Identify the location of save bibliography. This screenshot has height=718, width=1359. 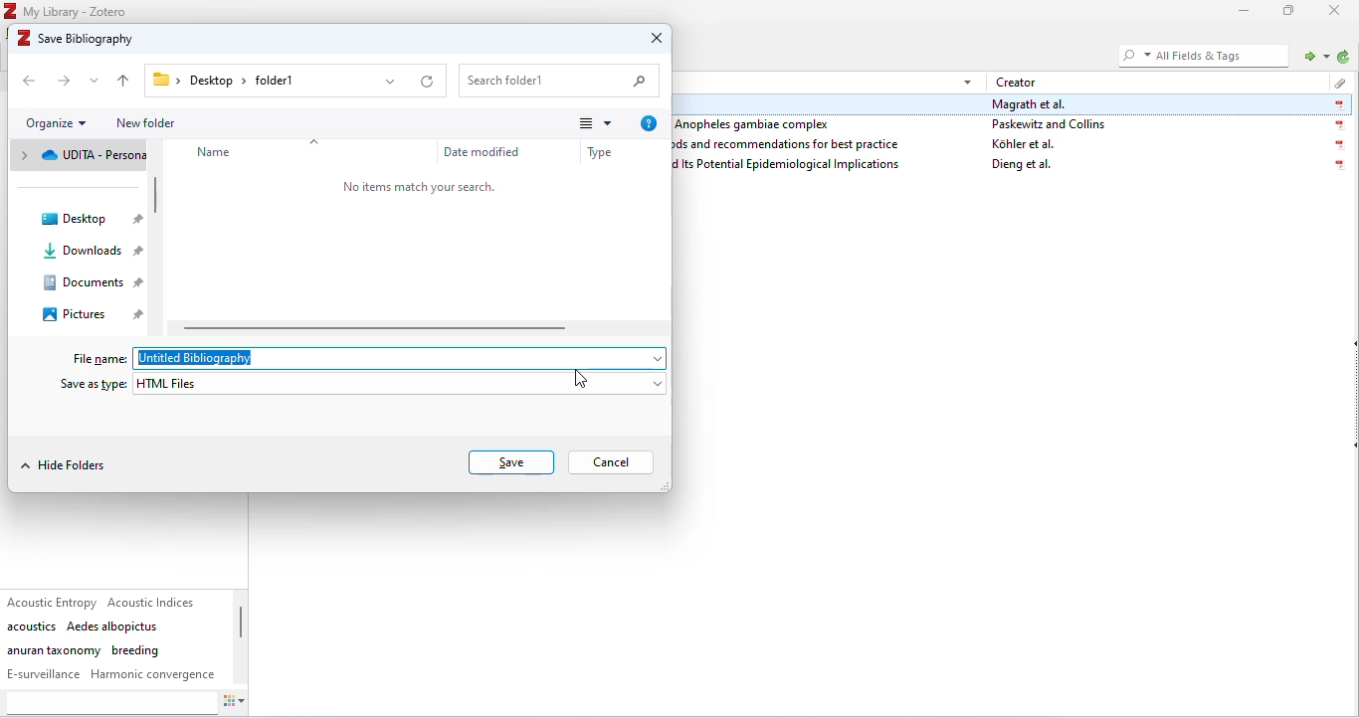
(80, 37).